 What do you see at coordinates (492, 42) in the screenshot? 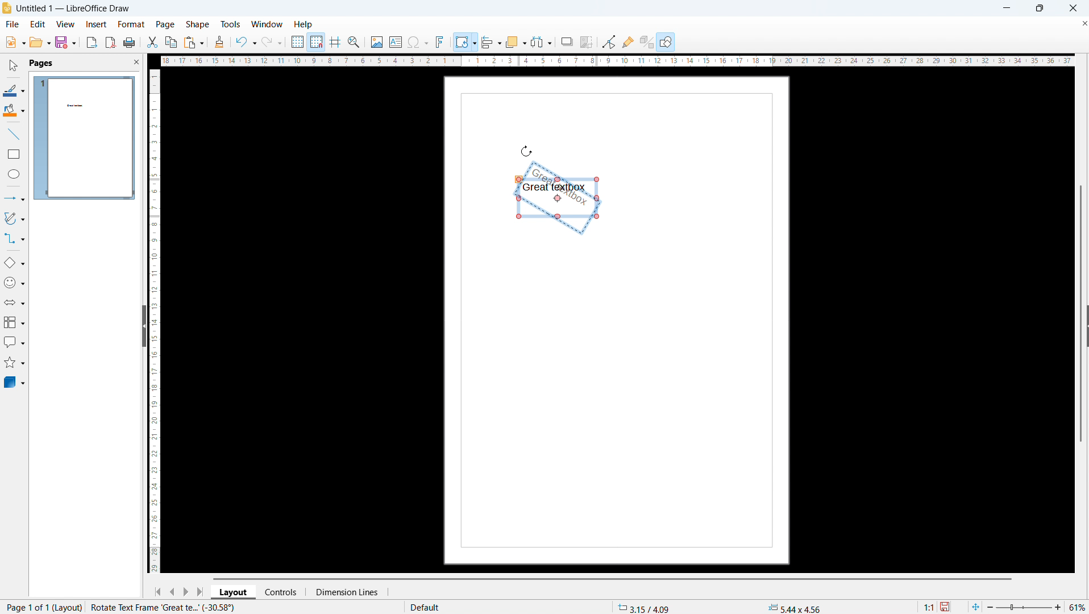
I see `align` at bounding box center [492, 42].